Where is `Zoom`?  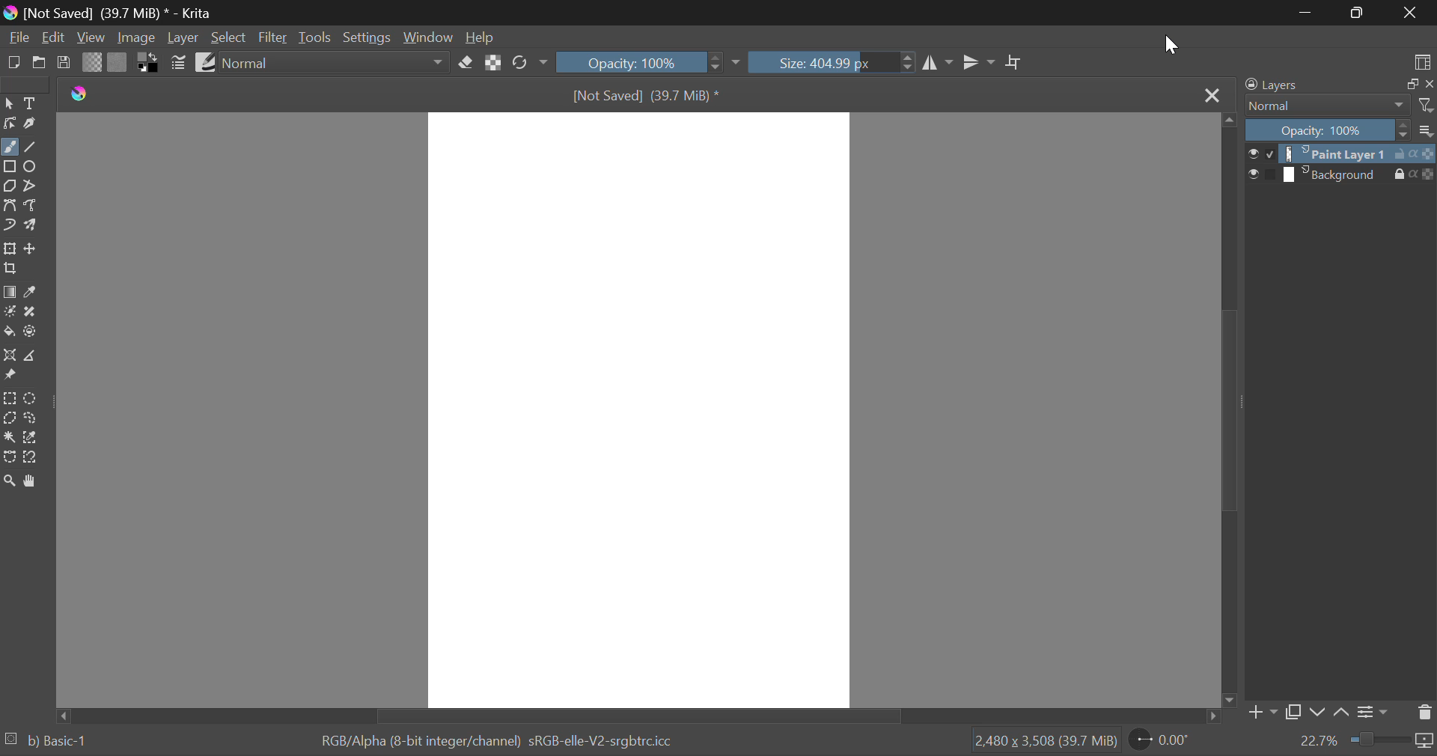
Zoom is located at coordinates (9, 480).